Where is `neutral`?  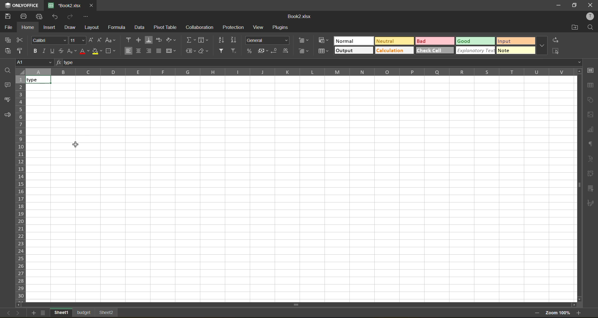
neutral is located at coordinates (393, 40).